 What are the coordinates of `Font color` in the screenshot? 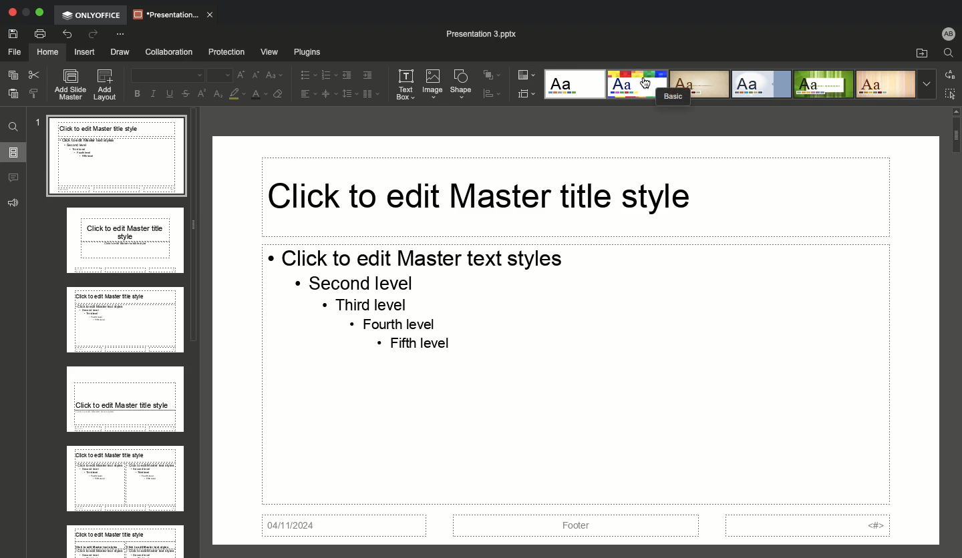 It's located at (257, 95).